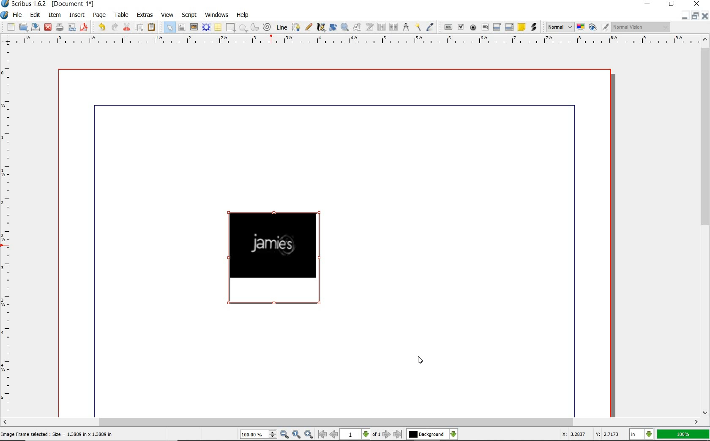  I want to click on save, so click(60, 26).